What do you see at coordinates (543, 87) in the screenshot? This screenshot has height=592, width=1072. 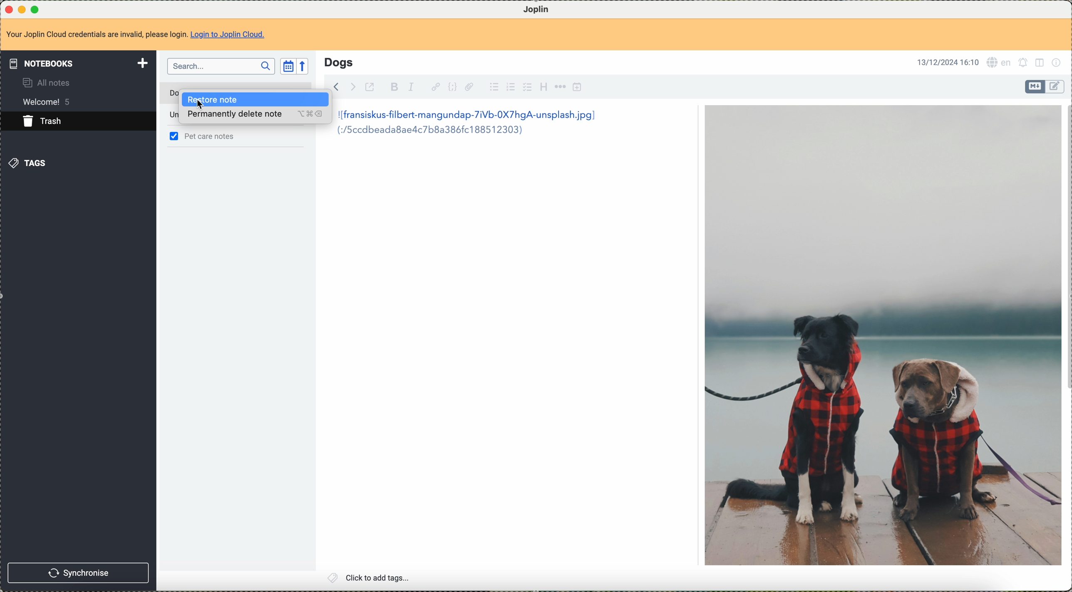 I see `heading` at bounding box center [543, 87].